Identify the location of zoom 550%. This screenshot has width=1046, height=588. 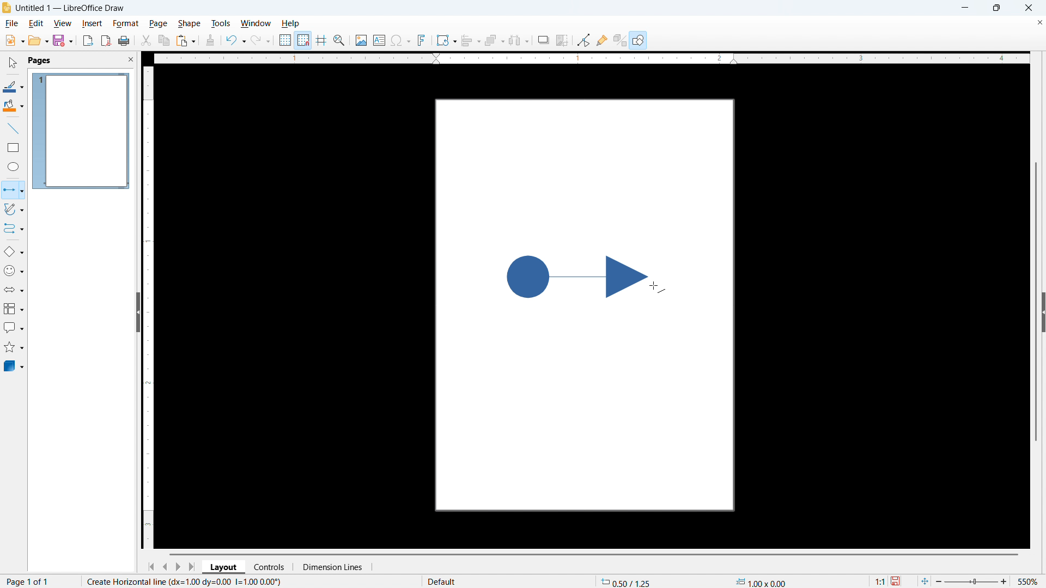
(989, 580).